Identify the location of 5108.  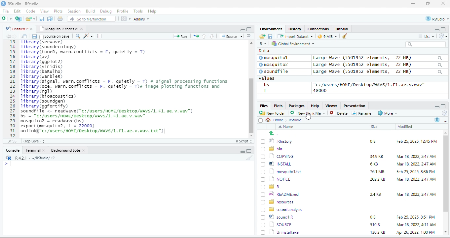
(373, 224).